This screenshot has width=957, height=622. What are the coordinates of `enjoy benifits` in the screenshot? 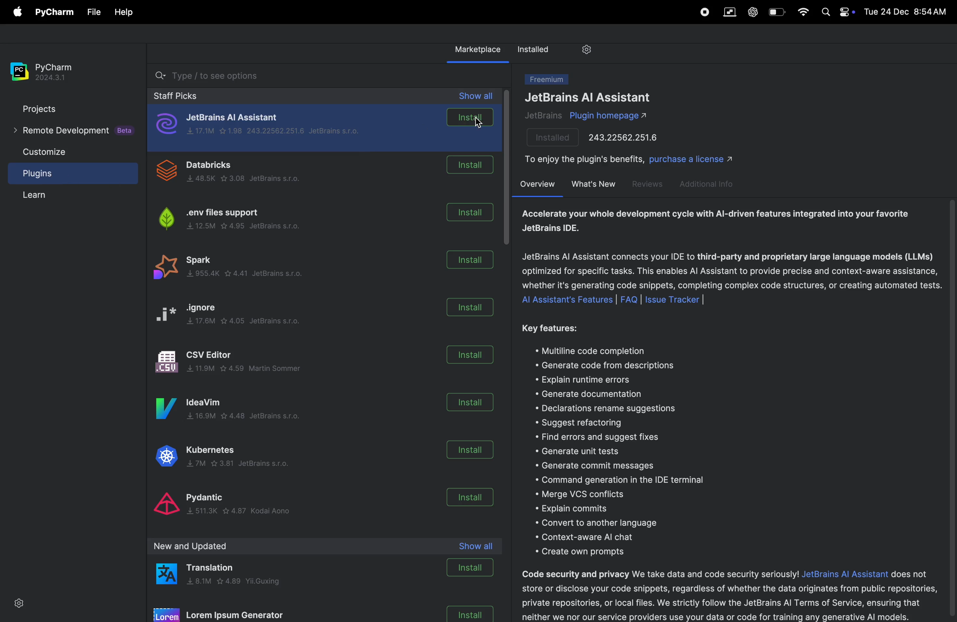 It's located at (636, 160).